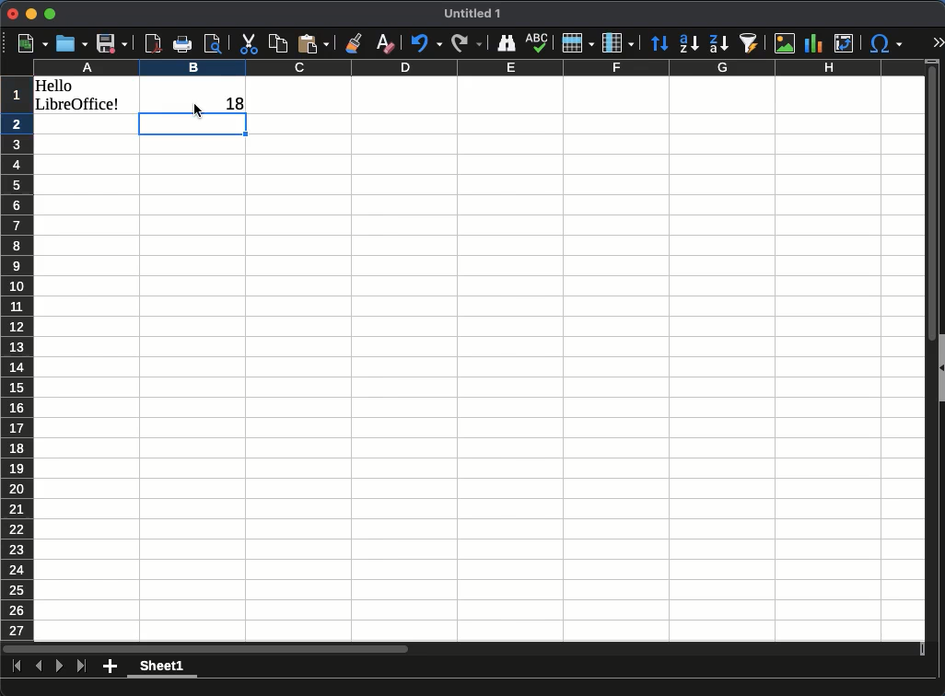 The height and width of the screenshot is (696, 945). What do you see at coordinates (424, 41) in the screenshot?
I see `undo` at bounding box center [424, 41].